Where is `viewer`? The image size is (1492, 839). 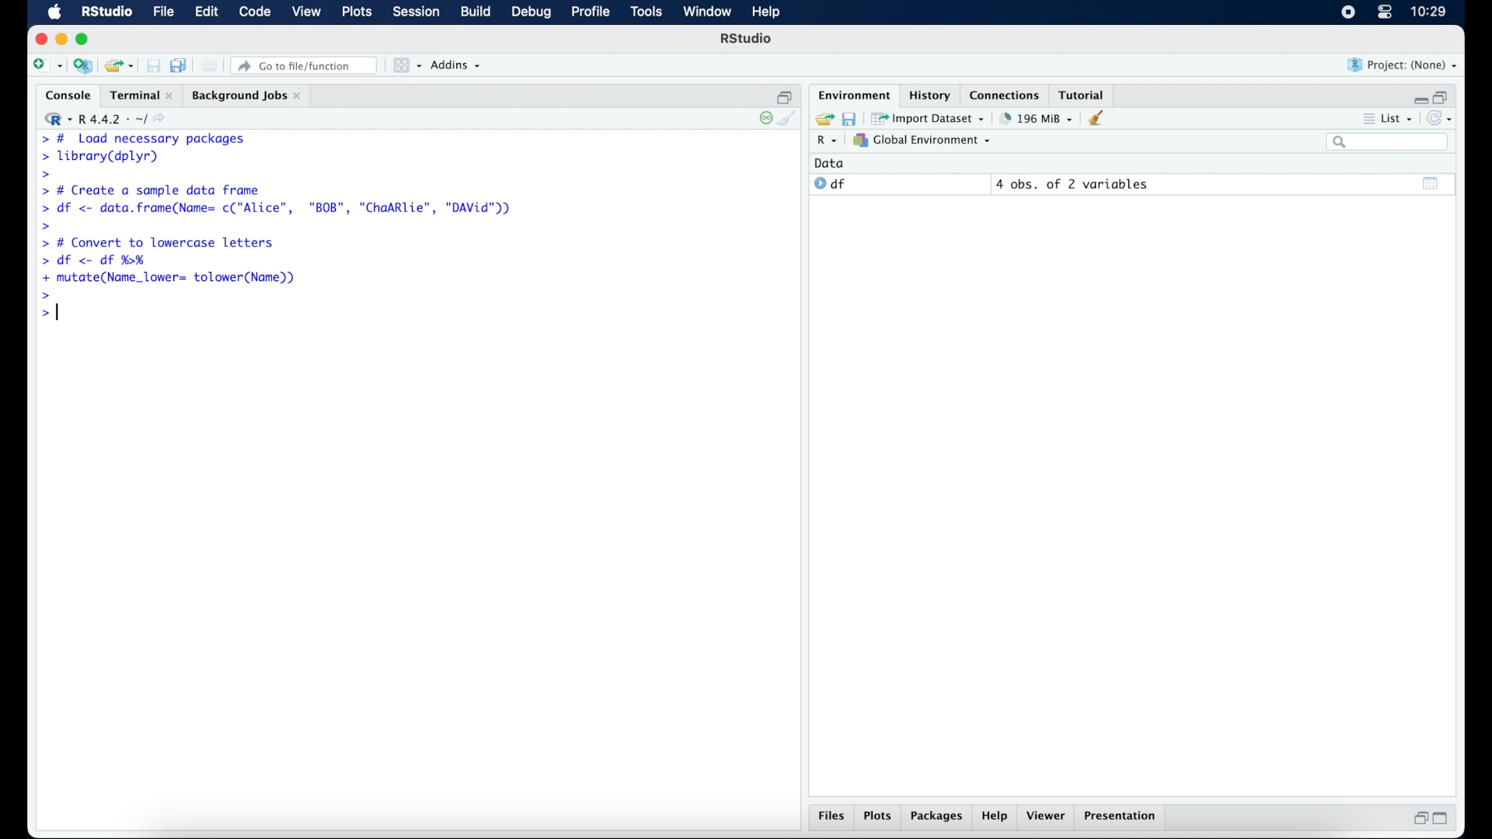 viewer is located at coordinates (1049, 817).